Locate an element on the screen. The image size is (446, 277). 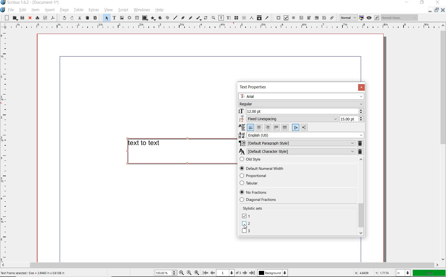
save as pdf is located at coordinates (53, 18).